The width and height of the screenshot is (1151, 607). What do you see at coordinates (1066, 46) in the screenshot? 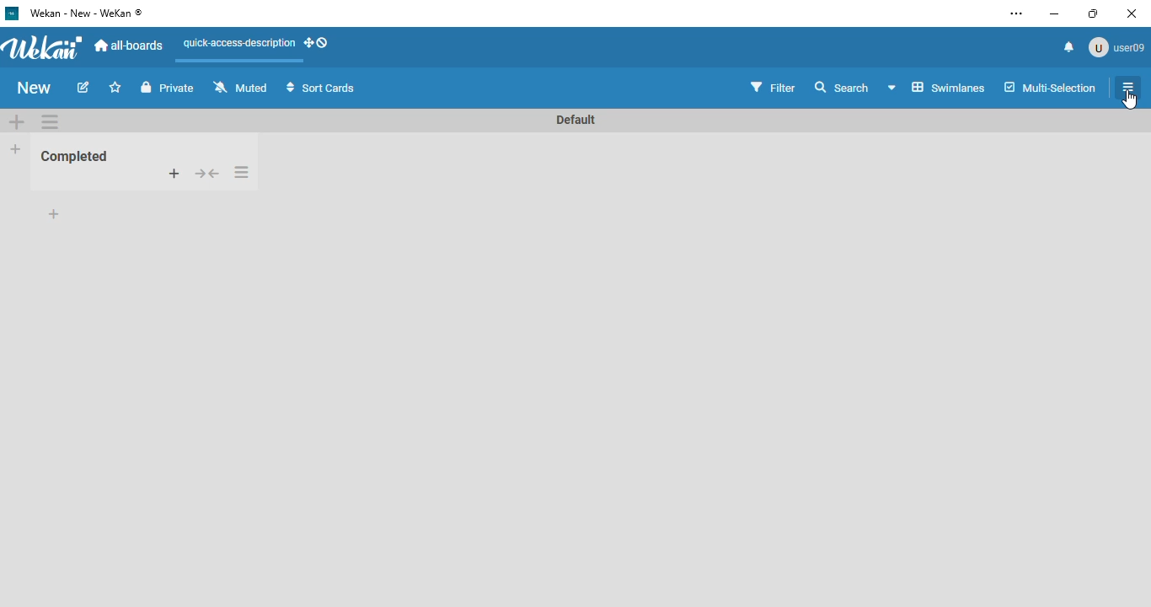
I see `notifications` at bounding box center [1066, 46].